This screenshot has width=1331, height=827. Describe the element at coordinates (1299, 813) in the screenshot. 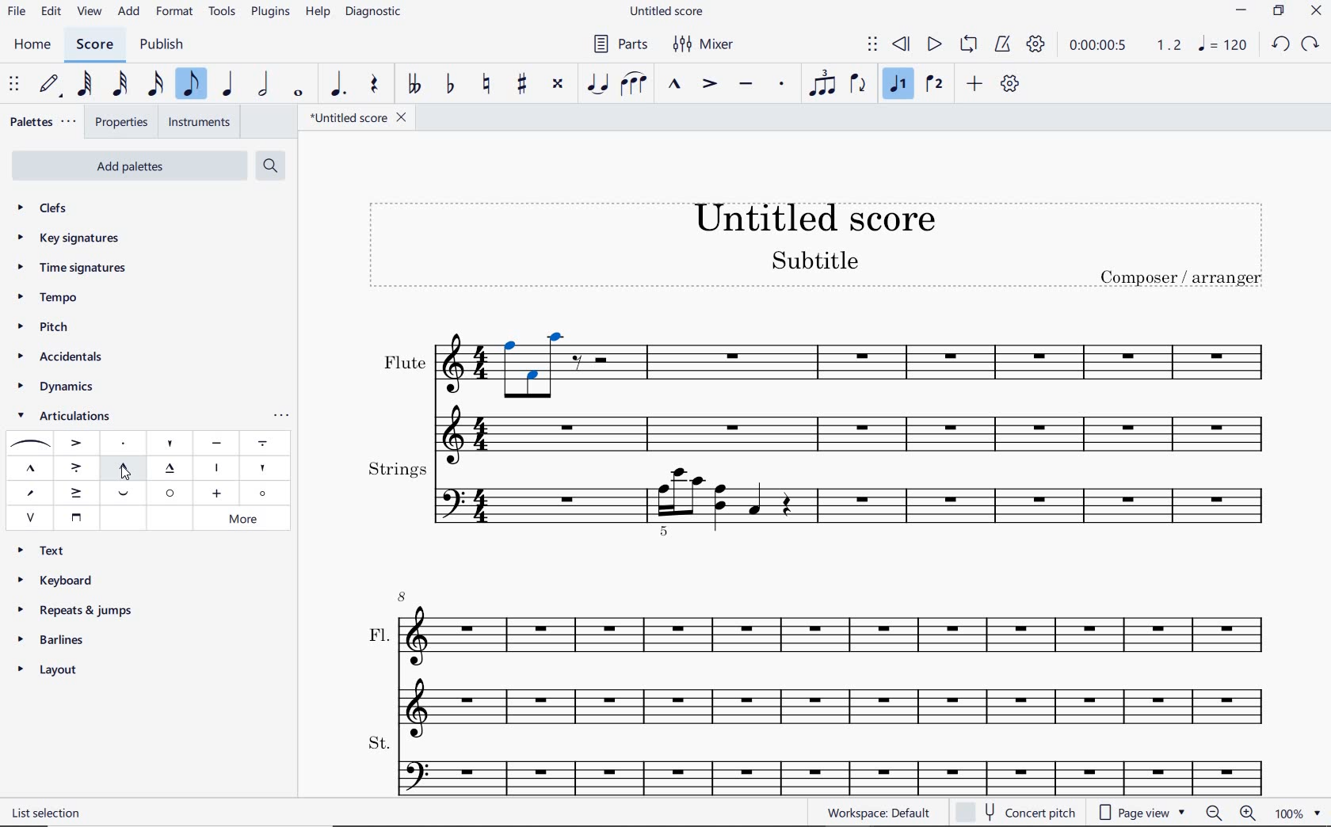

I see `zoom factor` at that location.